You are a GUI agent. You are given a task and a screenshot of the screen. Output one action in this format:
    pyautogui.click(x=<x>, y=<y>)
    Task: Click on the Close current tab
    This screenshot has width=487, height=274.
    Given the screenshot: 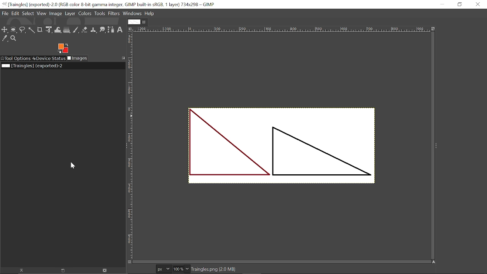 What is the action you would take?
    pyautogui.click(x=144, y=22)
    